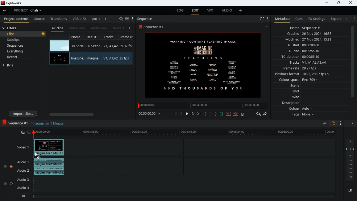 The image size is (357, 201). I want to click on modified, so click(308, 39).